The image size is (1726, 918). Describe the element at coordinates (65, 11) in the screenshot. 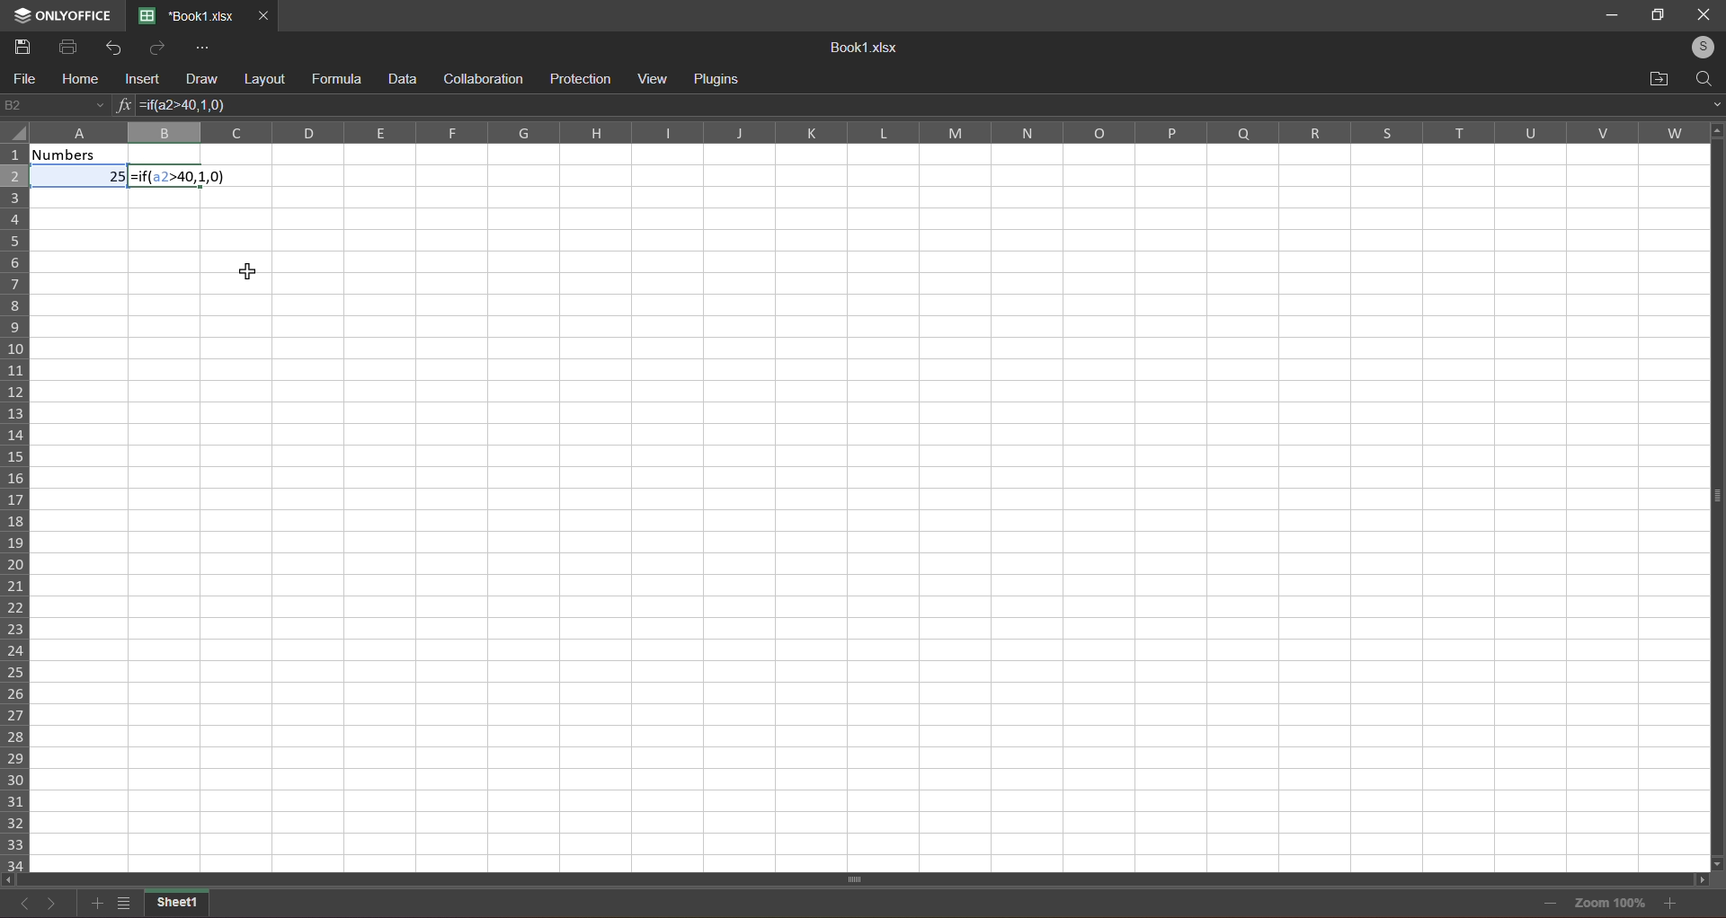

I see `onlyoffice` at that location.